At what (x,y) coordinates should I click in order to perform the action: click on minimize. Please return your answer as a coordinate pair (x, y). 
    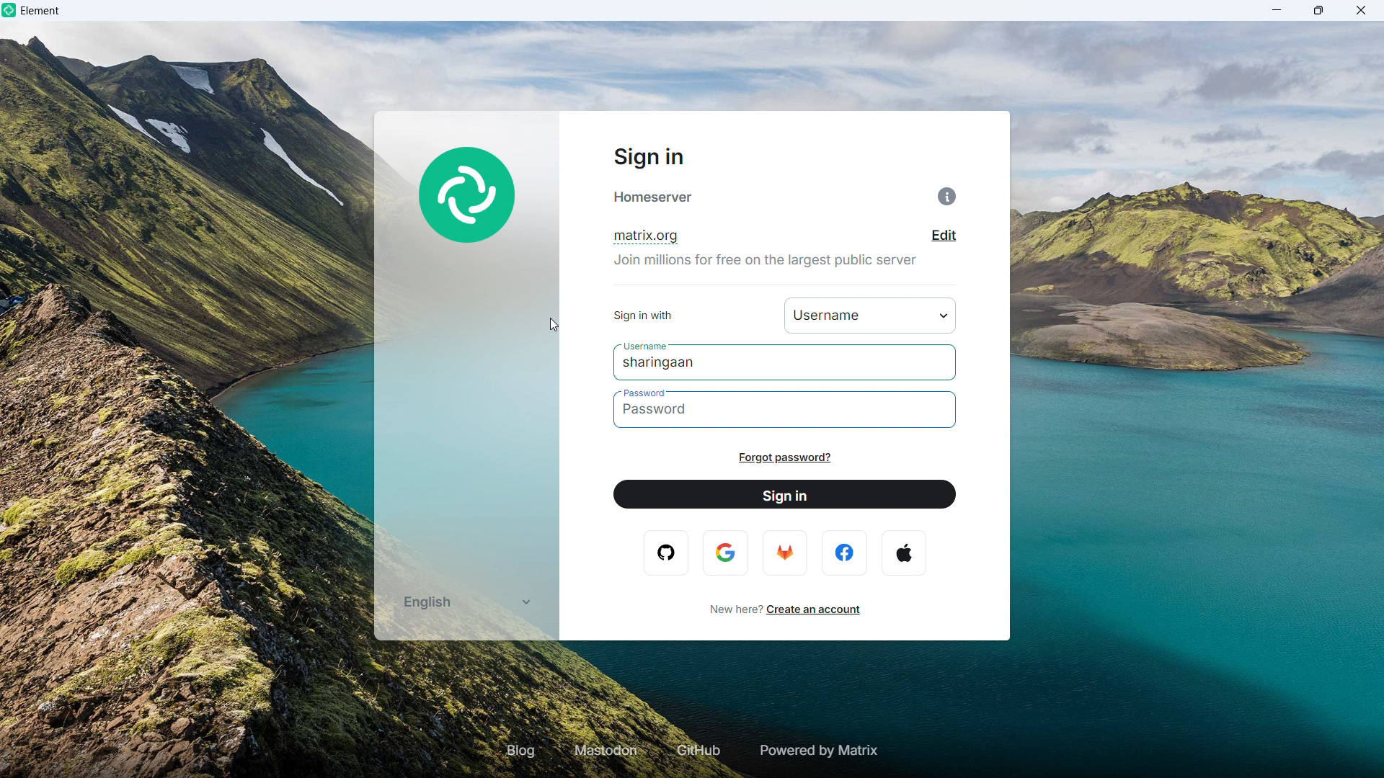
    Looking at the image, I should click on (1277, 10).